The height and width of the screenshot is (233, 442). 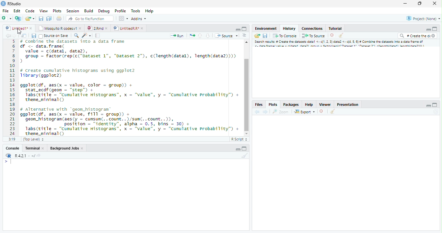 What do you see at coordinates (29, 11) in the screenshot?
I see `Code` at bounding box center [29, 11].